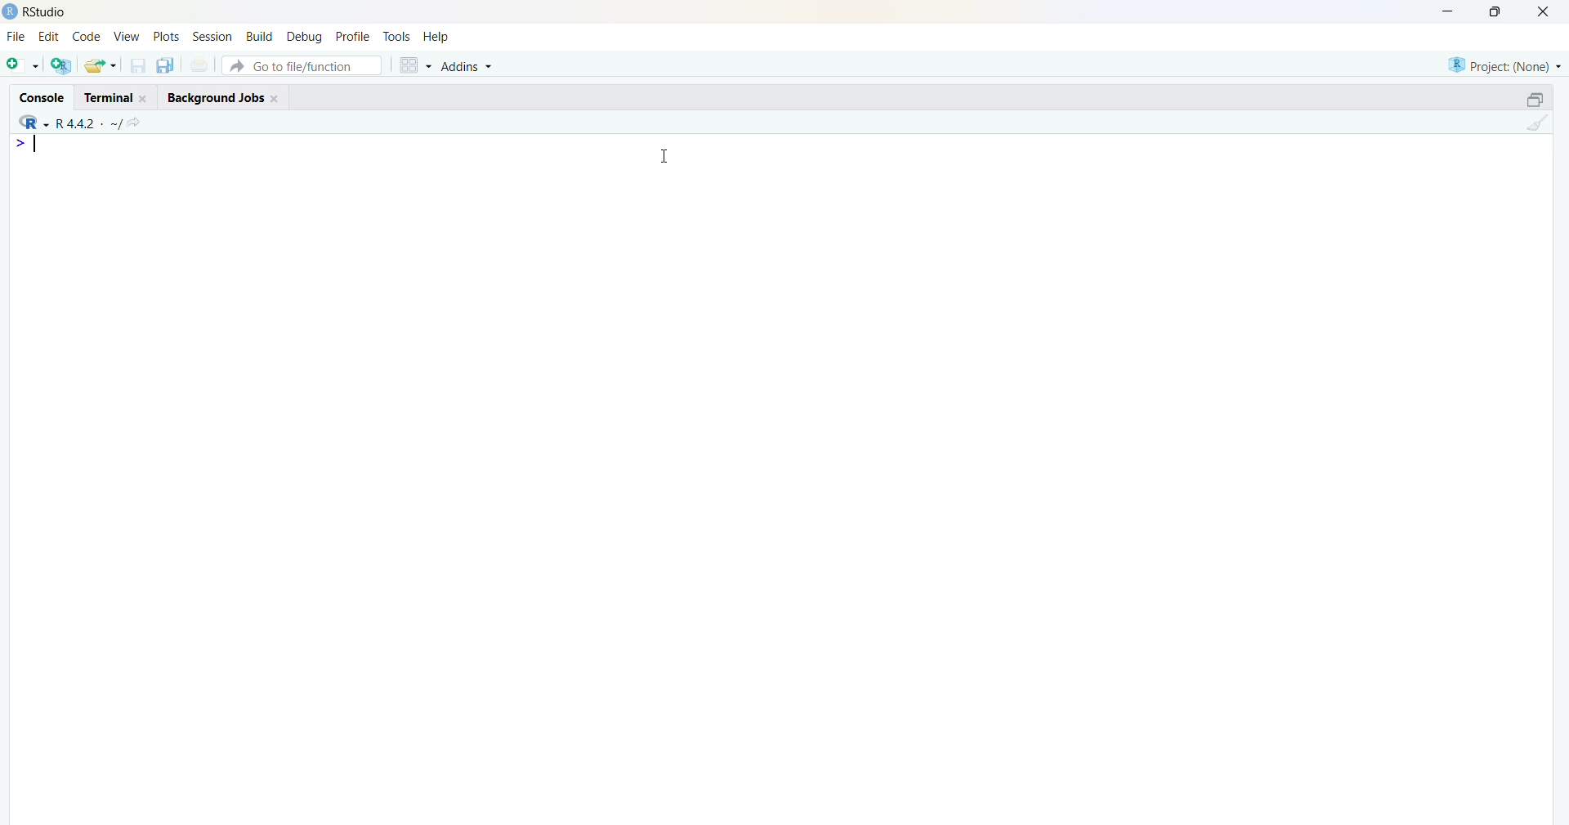  I want to click on profile, so click(351, 38).